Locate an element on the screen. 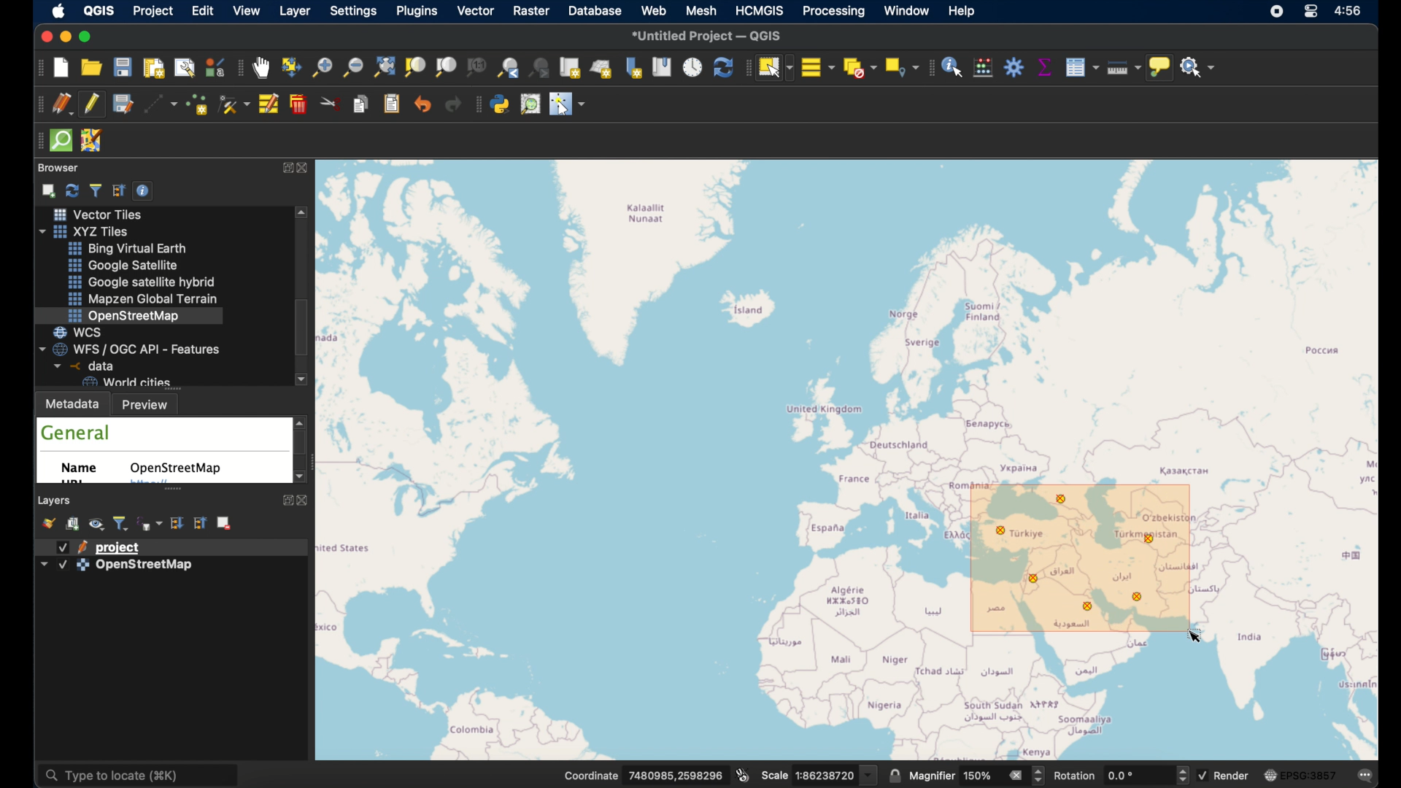 This screenshot has height=788, width=1401. messages is located at coordinates (1365, 773).